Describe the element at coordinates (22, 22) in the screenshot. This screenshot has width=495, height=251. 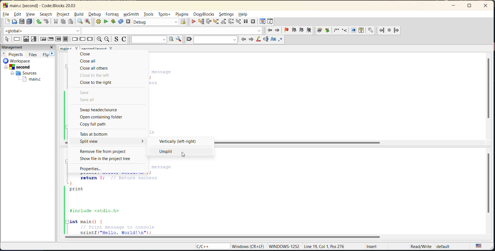
I see `save` at that location.